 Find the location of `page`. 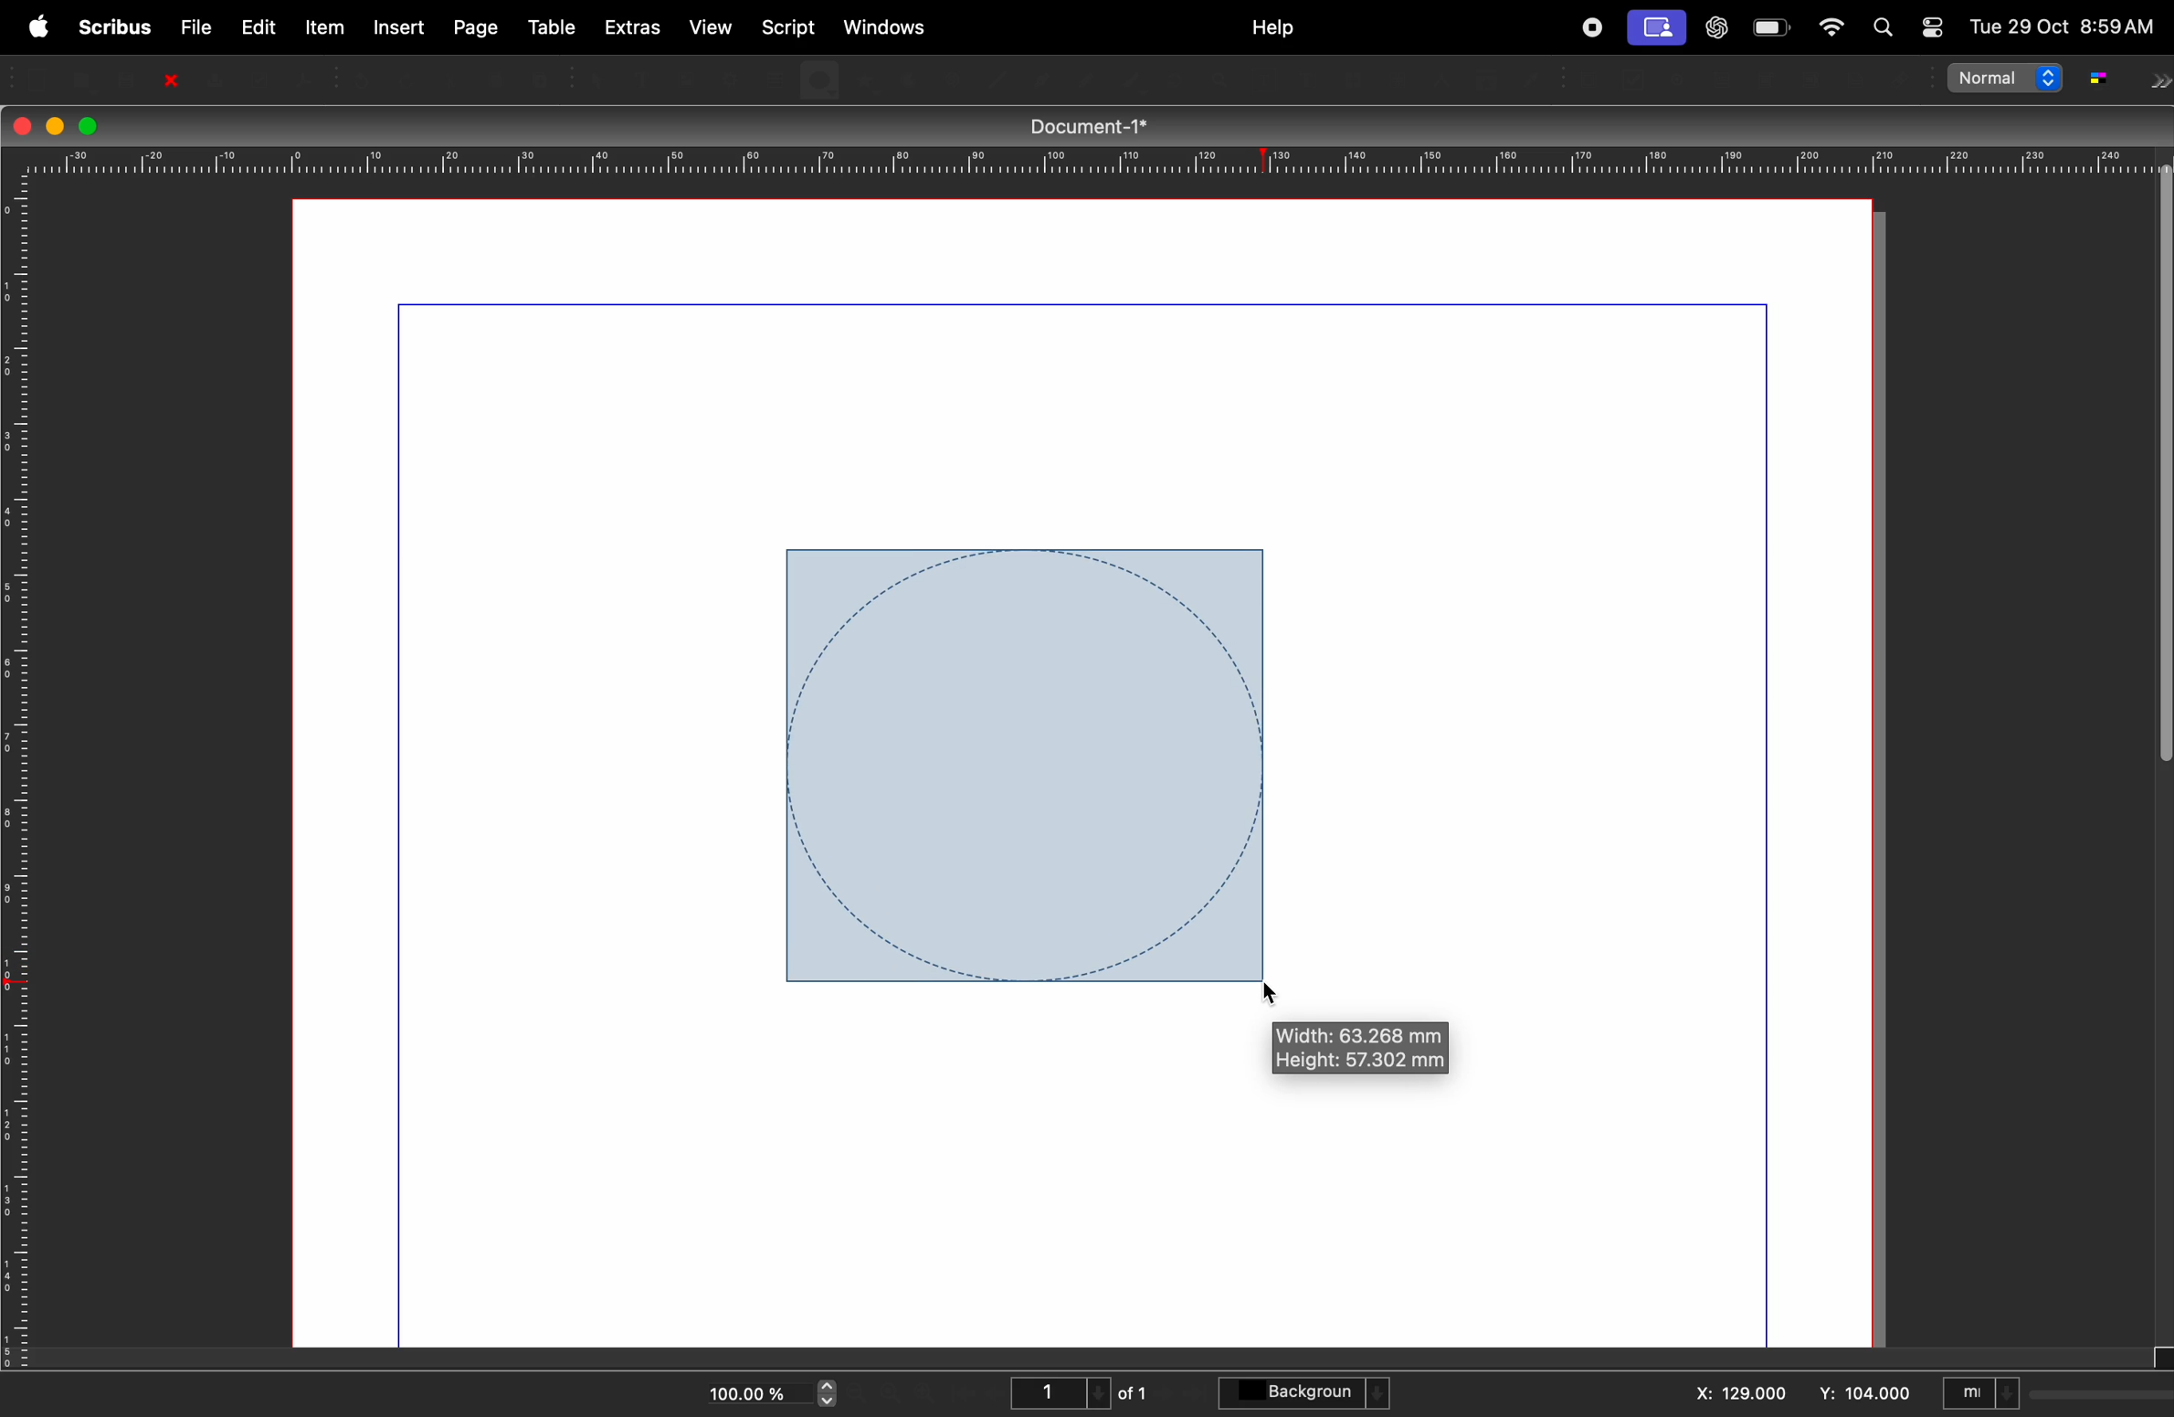

page is located at coordinates (475, 26).